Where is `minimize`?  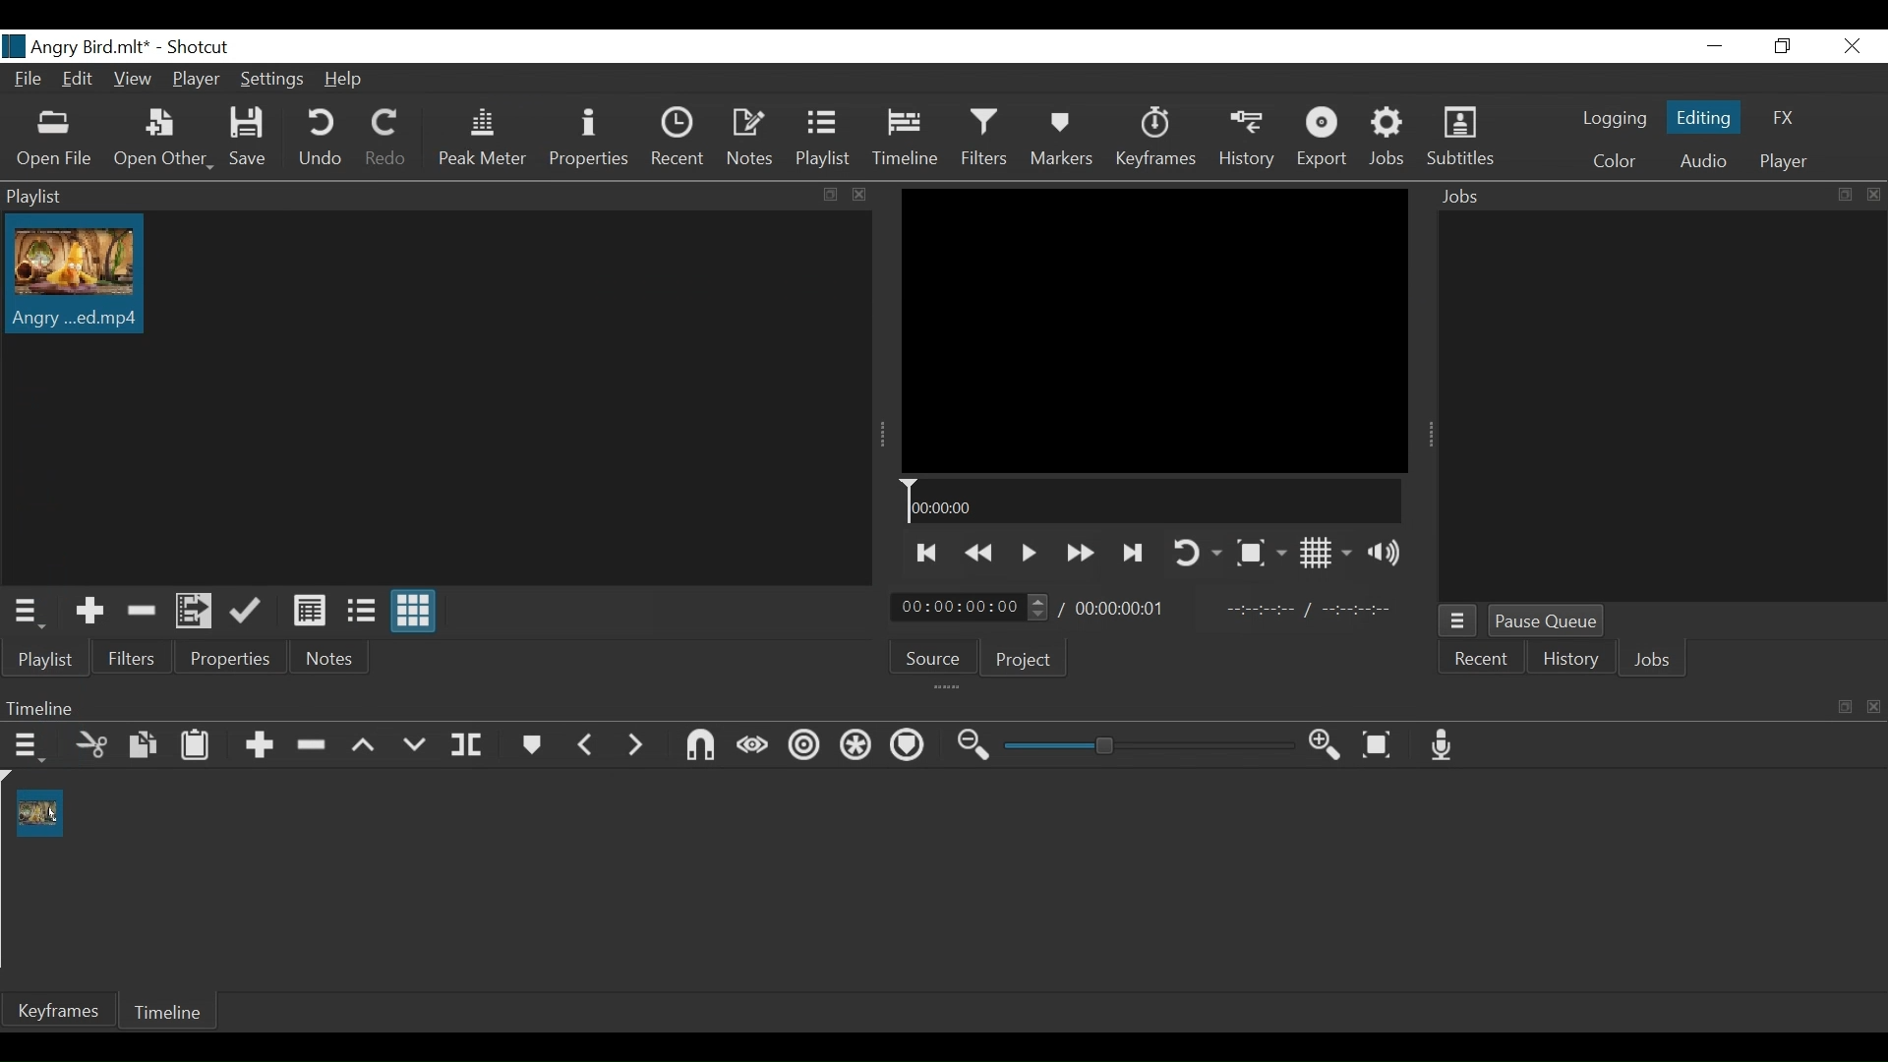 minimize is located at coordinates (1716, 45).